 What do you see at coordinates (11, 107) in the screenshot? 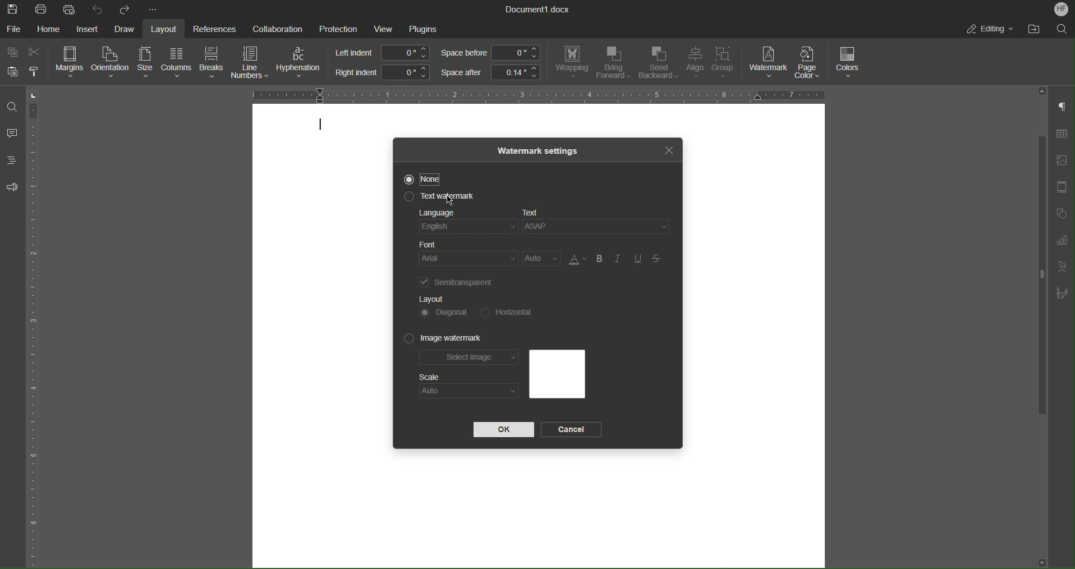
I see `Find` at bounding box center [11, 107].